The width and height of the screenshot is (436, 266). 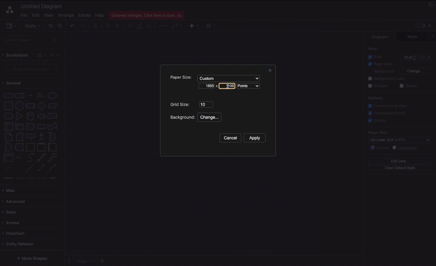 What do you see at coordinates (400, 168) in the screenshot?
I see `Clear default style` at bounding box center [400, 168].